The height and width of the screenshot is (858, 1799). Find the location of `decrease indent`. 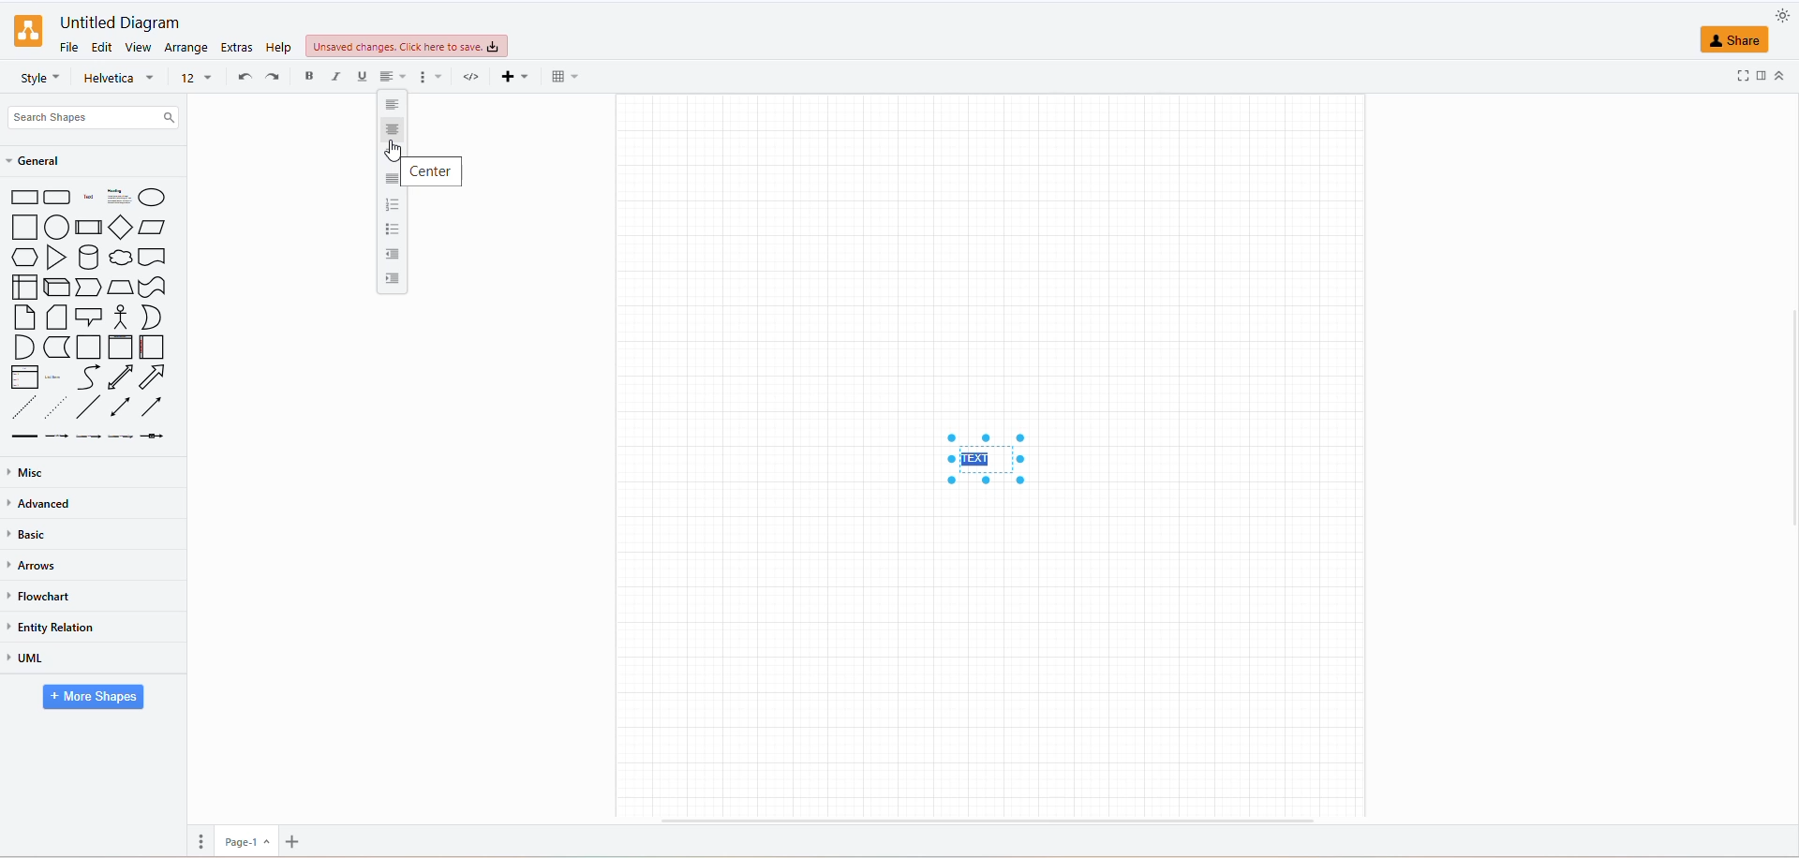

decrease indent is located at coordinates (391, 255).